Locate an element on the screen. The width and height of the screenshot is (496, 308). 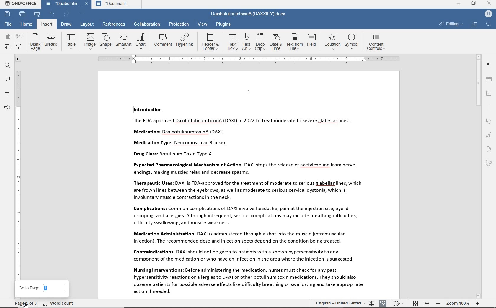
breaks is located at coordinates (51, 41).